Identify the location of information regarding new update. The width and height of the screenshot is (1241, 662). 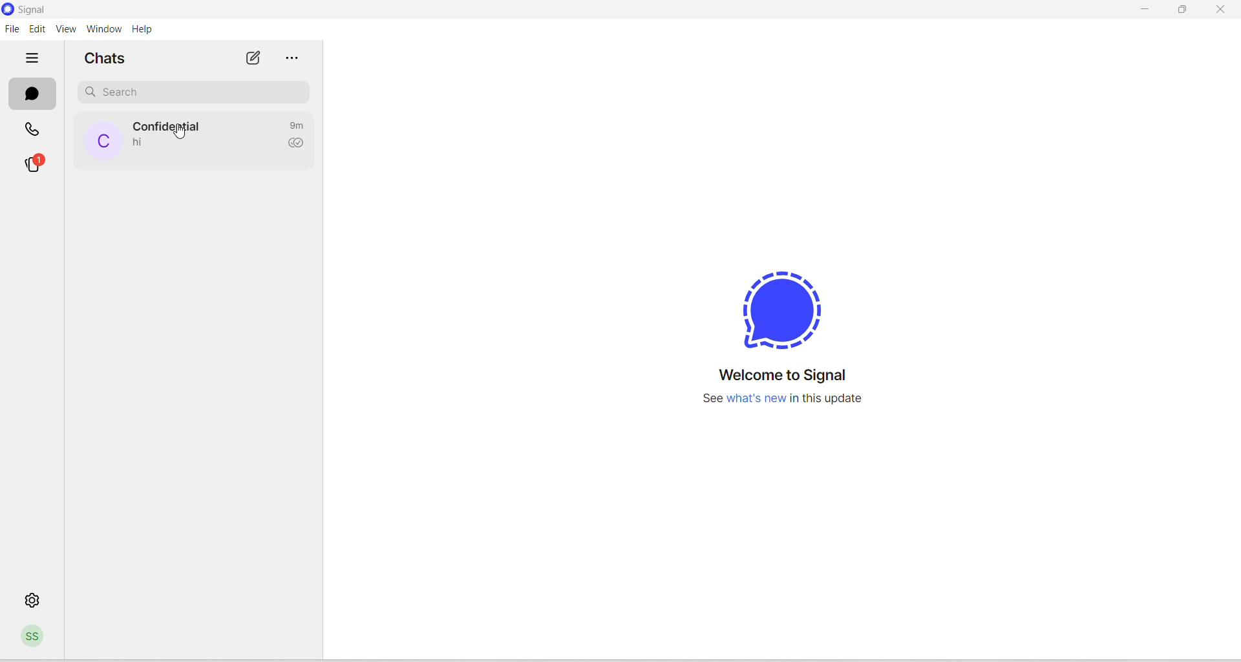
(781, 405).